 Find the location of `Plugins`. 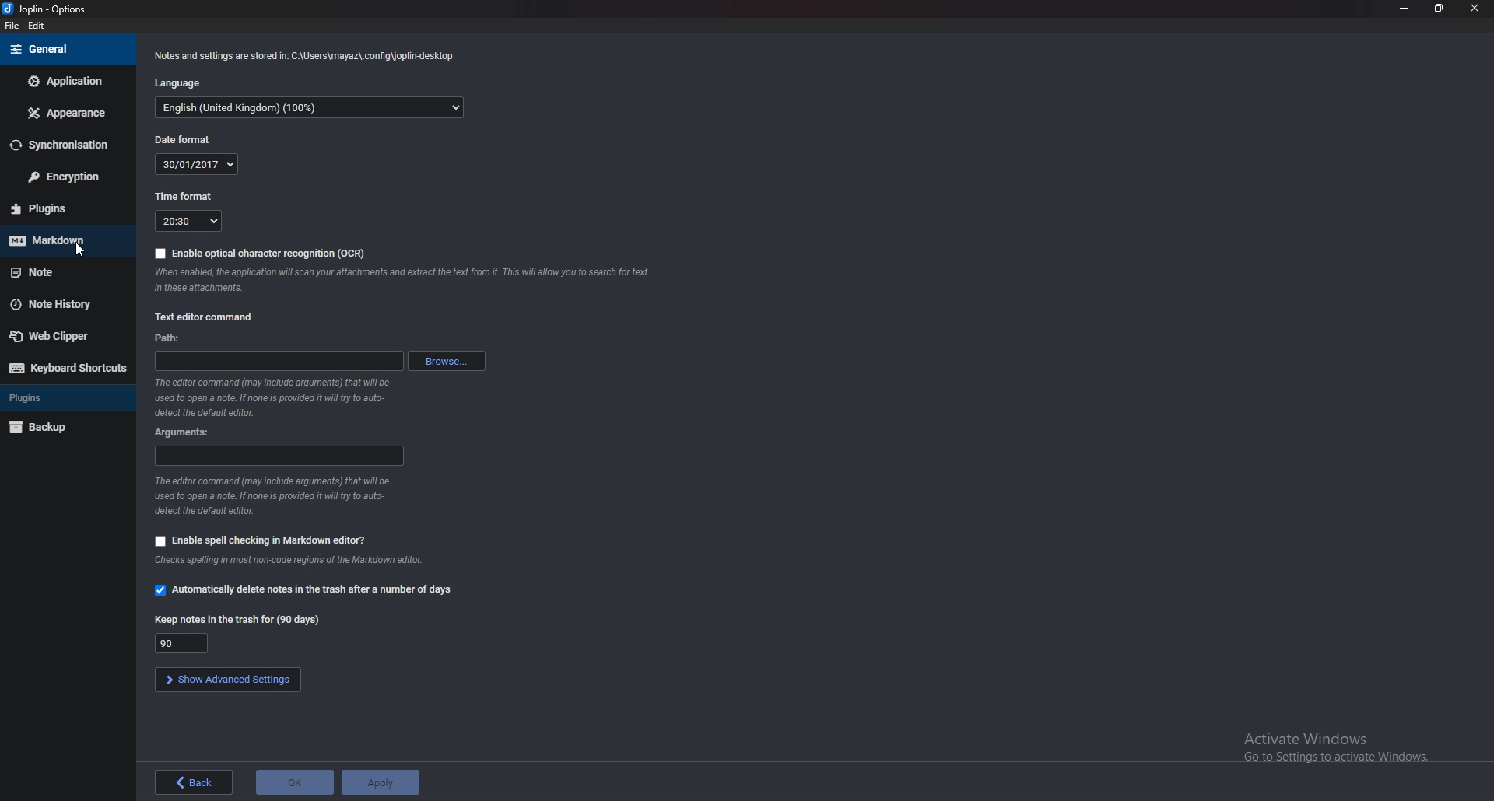

Plugins is located at coordinates (61, 208).